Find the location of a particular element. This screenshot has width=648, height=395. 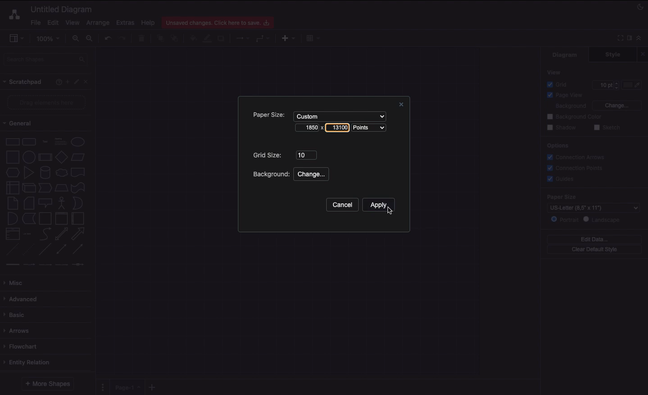

change is located at coordinates (311, 174).